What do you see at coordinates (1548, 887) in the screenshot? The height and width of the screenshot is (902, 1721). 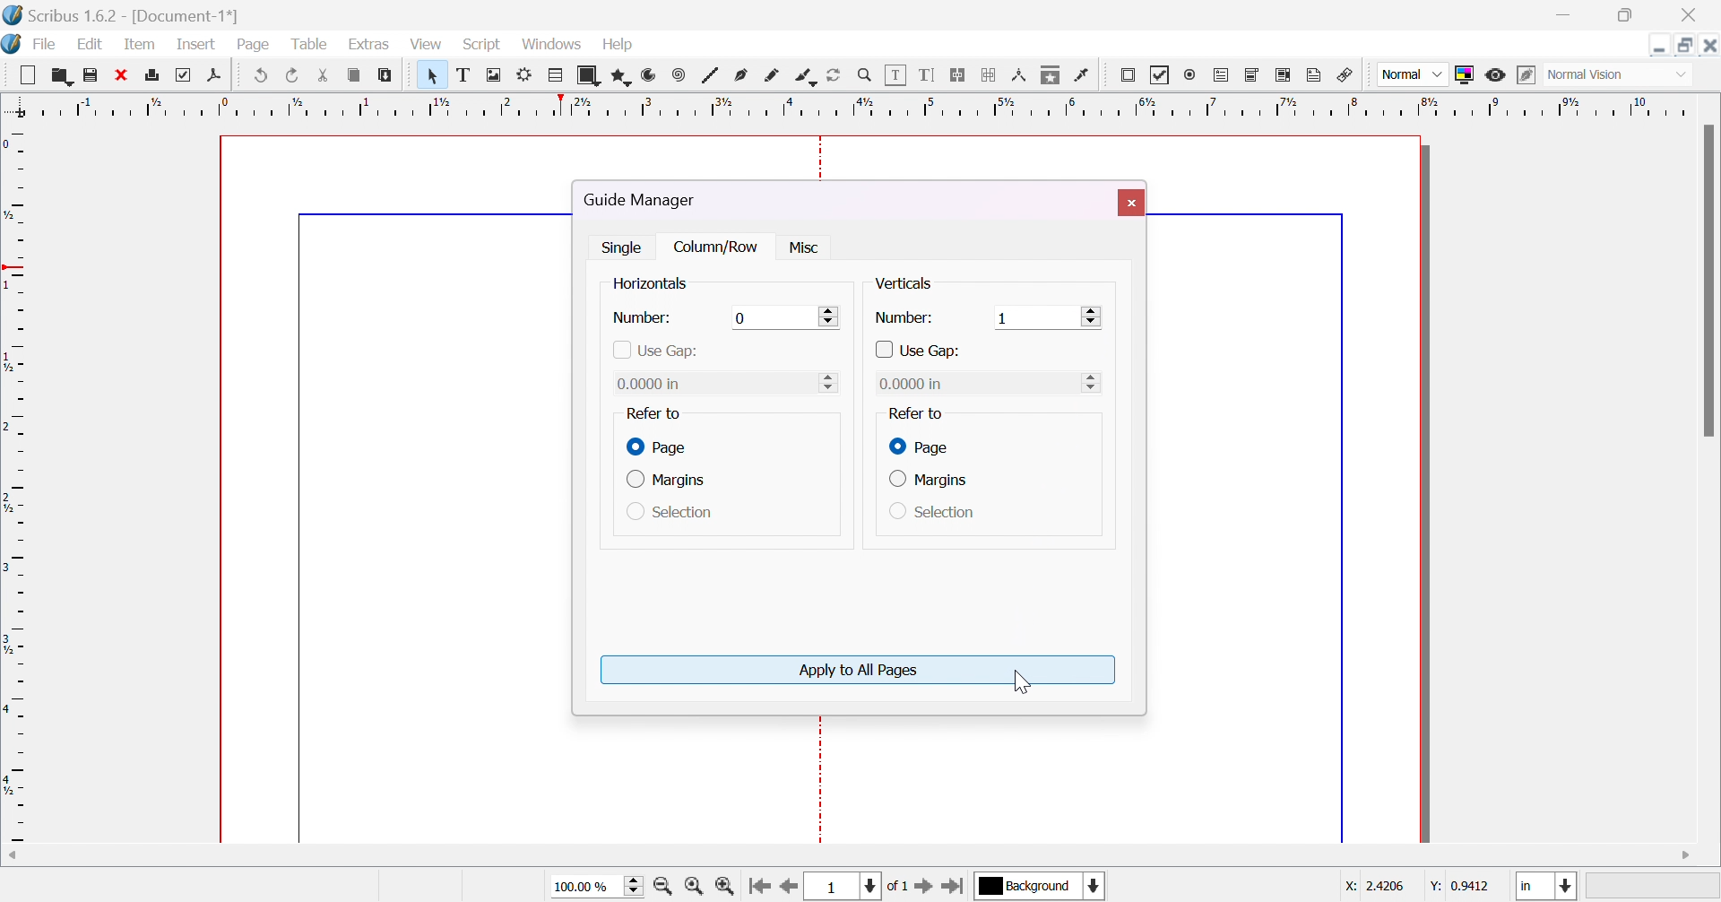 I see `select current unit` at bounding box center [1548, 887].